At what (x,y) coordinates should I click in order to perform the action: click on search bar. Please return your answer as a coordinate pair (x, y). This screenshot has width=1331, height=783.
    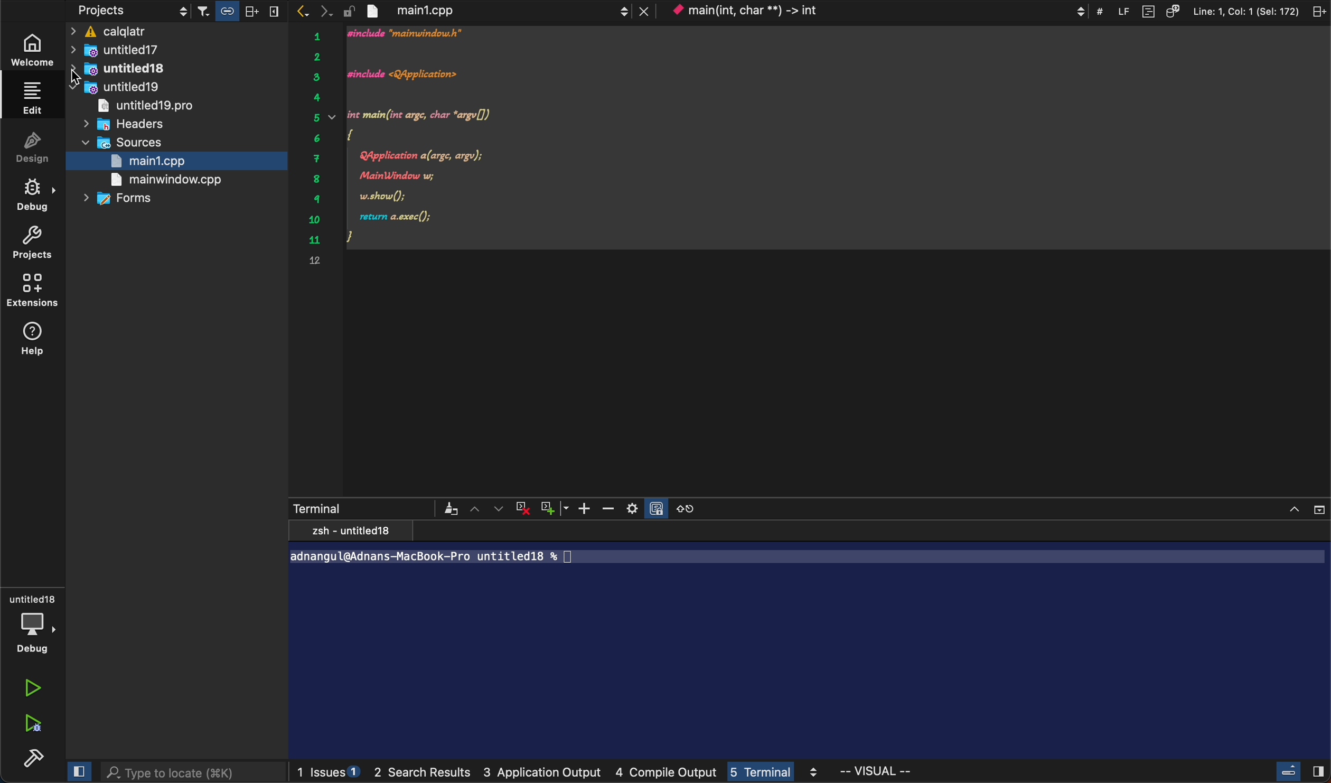
    Looking at the image, I should click on (190, 771).